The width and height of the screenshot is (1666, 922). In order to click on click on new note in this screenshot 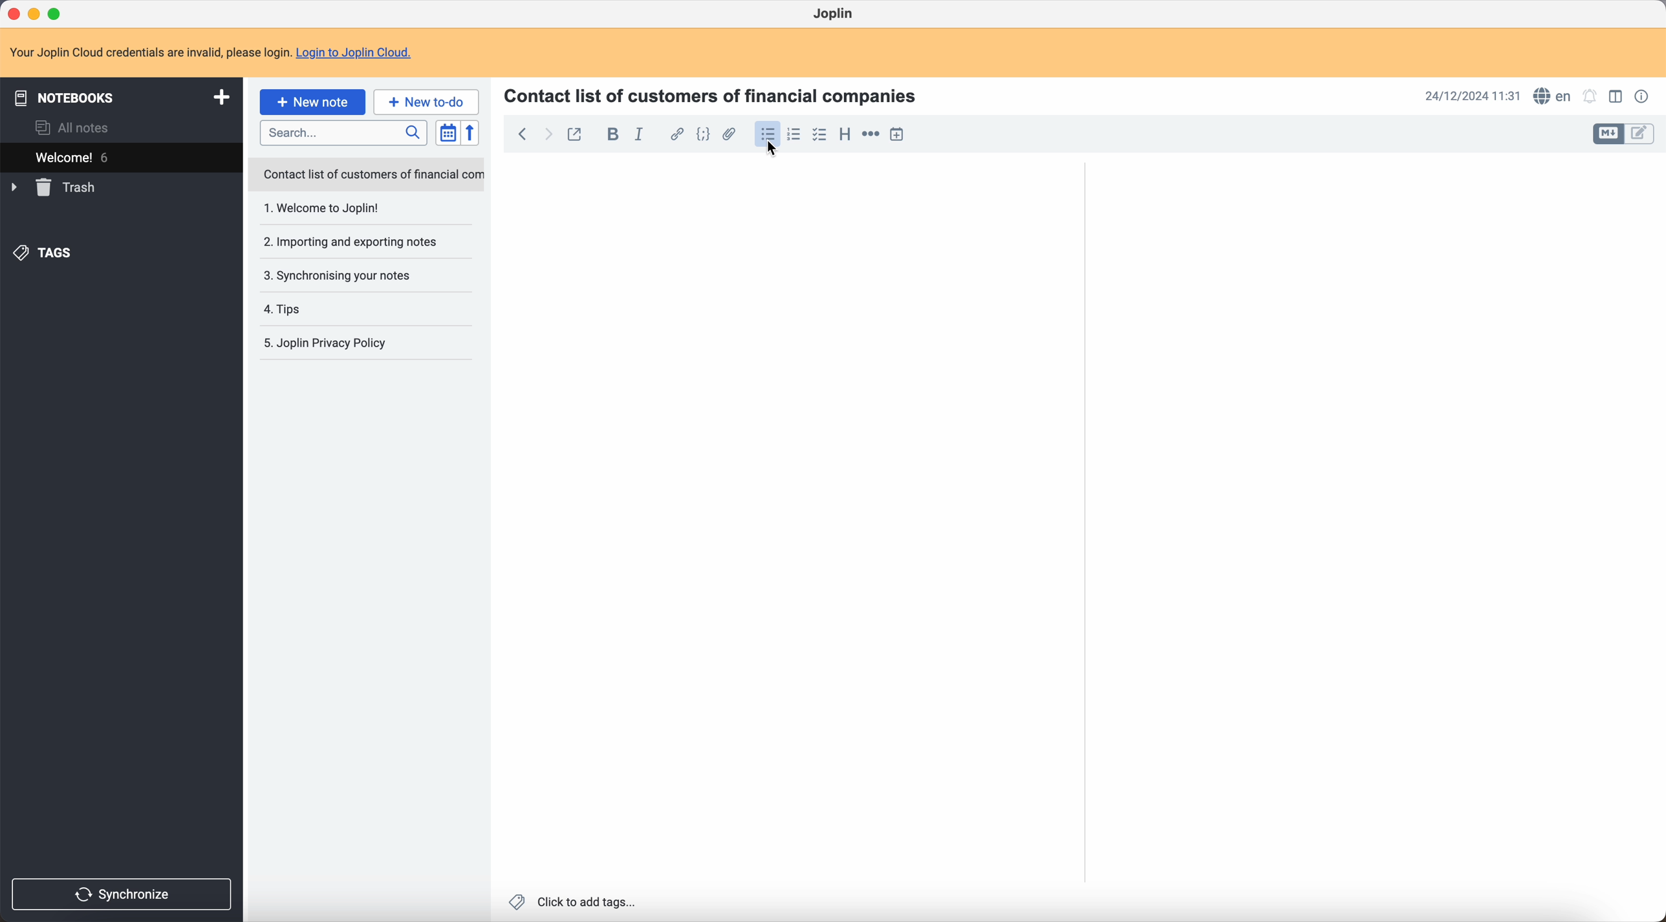, I will do `click(314, 102)`.